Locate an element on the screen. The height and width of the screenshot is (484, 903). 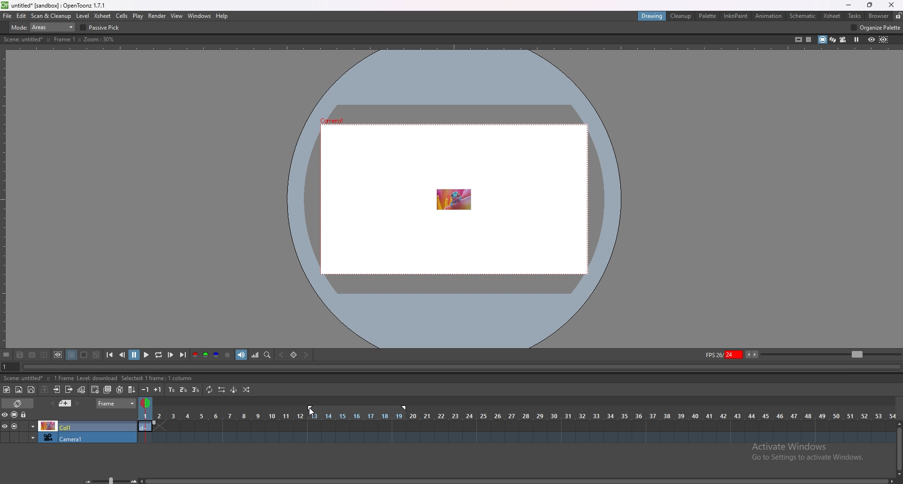
fill in empty cells is located at coordinates (131, 390).